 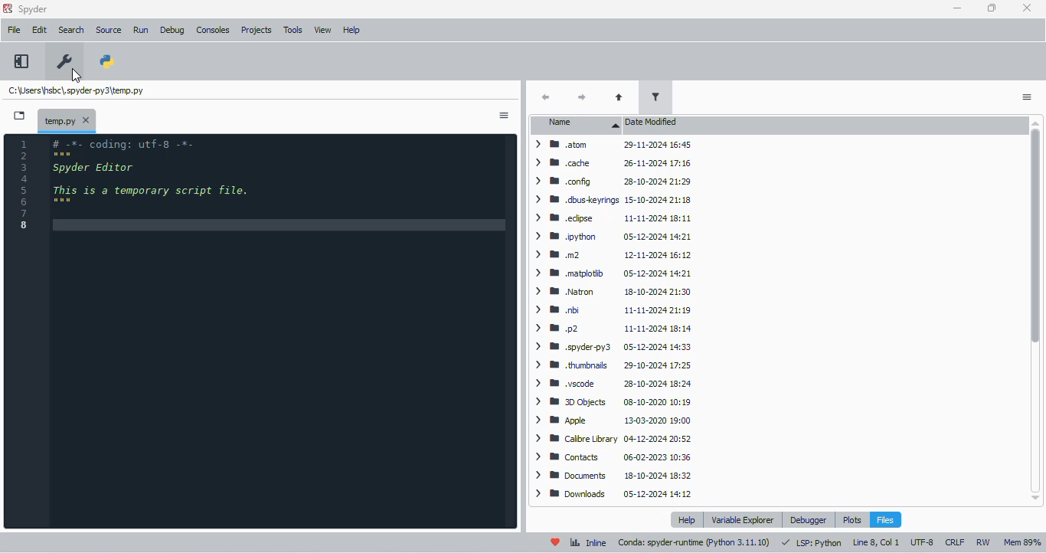 What do you see at coordinates (576, 123) in the screenshot?
I see `name` at bounding box center [576, 123].